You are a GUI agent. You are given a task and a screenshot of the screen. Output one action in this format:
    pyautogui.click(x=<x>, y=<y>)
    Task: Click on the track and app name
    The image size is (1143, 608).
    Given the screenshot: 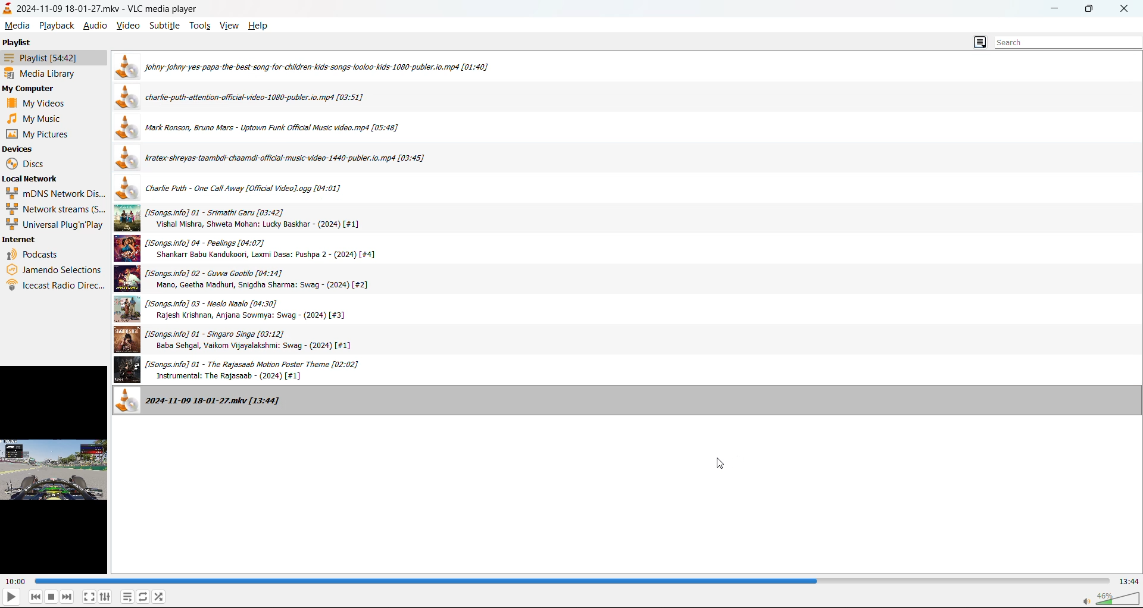 What is the action you would take?
    pyautogui.click(x=99, y=8)
    